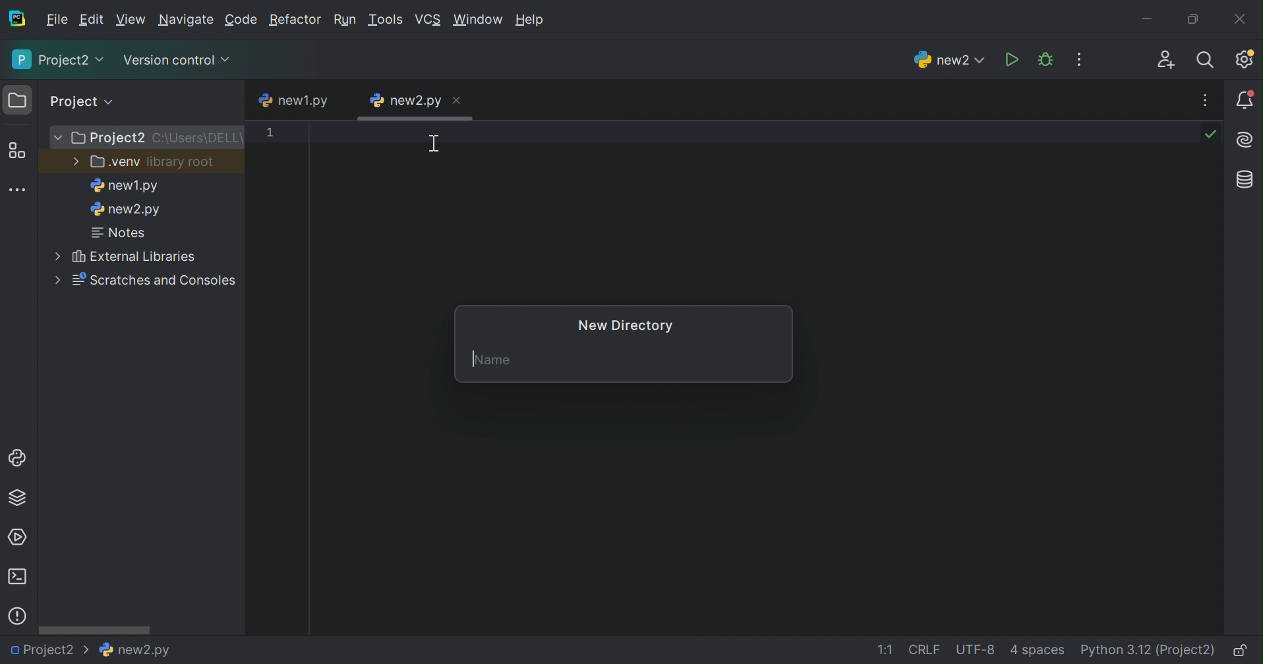 Image resolution: width=1263 pixels, height=664 pixels. Describe the element at coordinates (131, 18) in the screenshot. I see `Edit` at that location.